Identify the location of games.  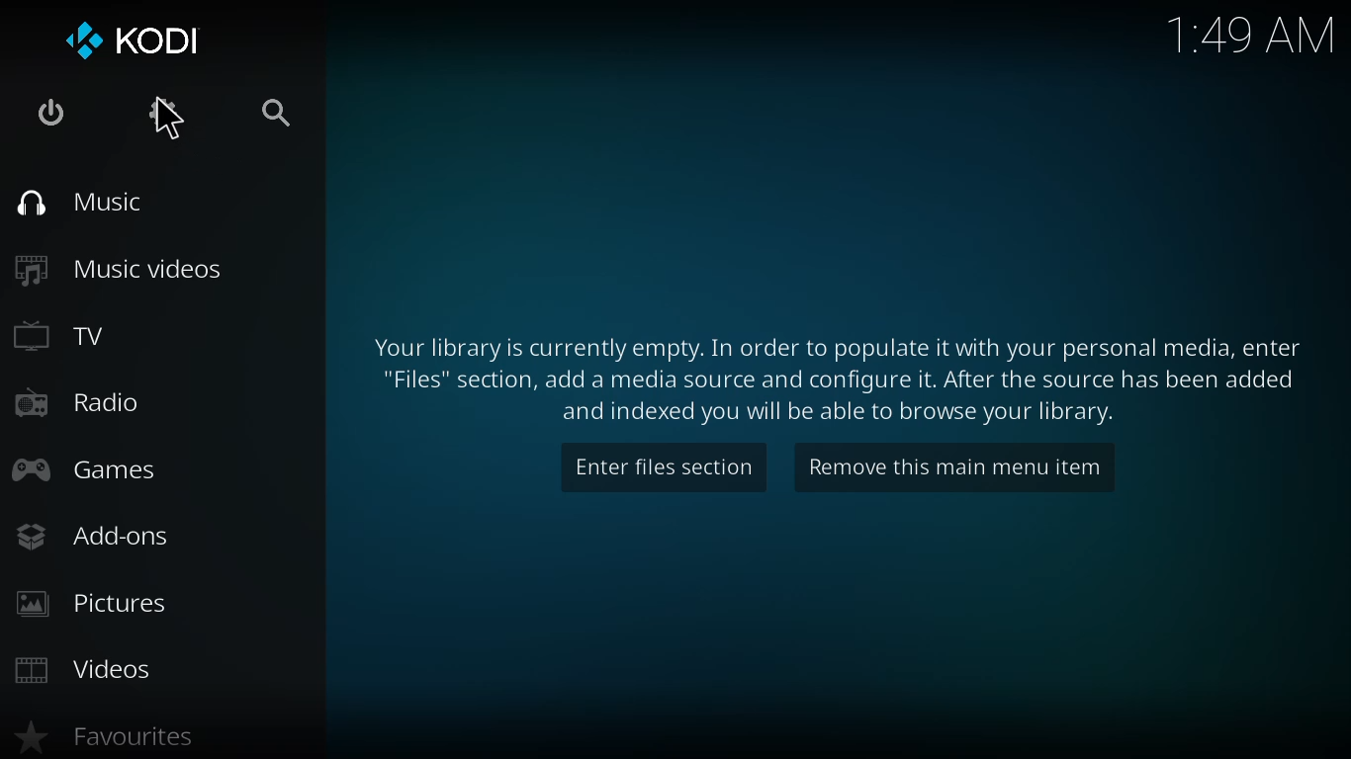
(88, 470).